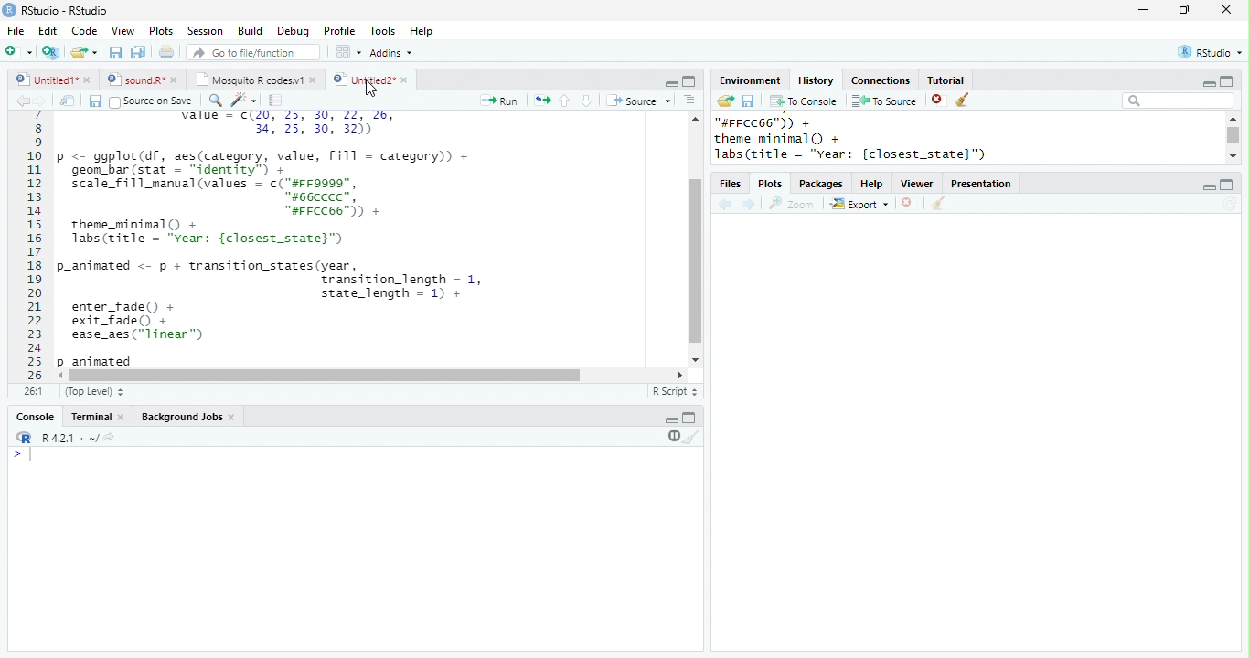 Image resolution: width=1249 pixels, height=658 pixels. Describe the element at coordinates (69, 101) in the screenshot. I see `show in new window` at that location.